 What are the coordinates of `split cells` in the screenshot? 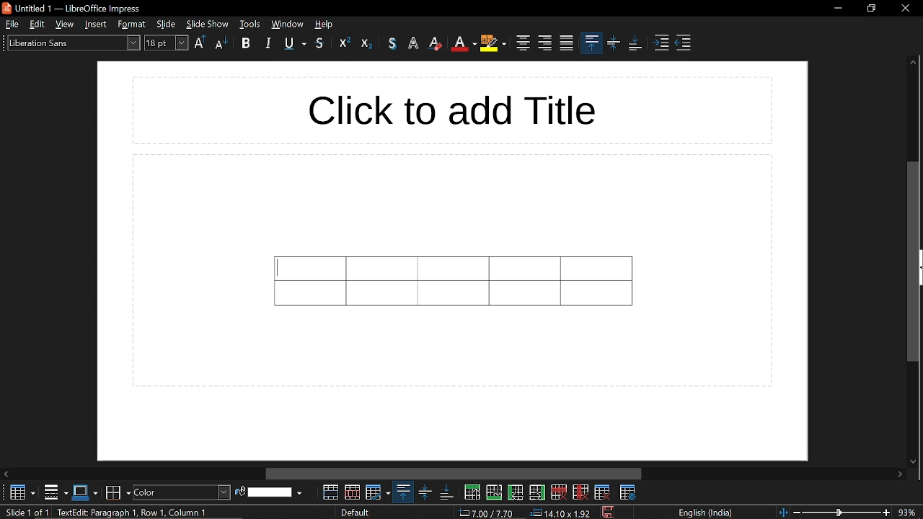 It's located at (353, 492).